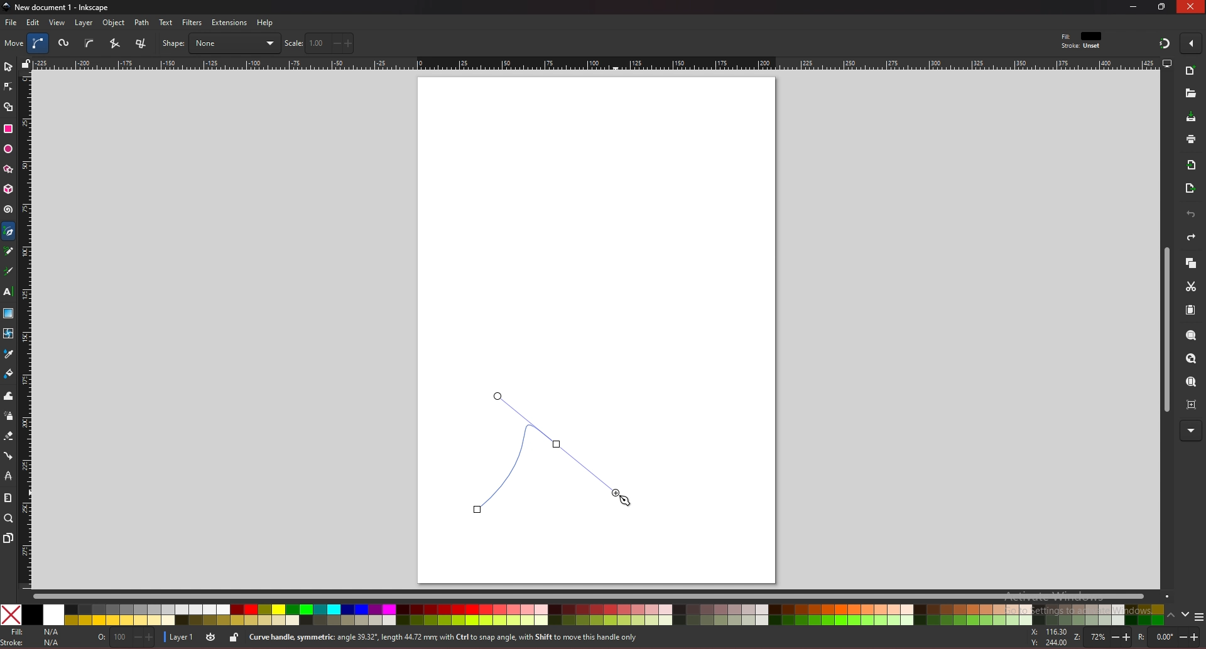  What do you see at coordinates (1191, 42) in the screenshot?
I see `enable snapping` at bounding box center [1191, 42].